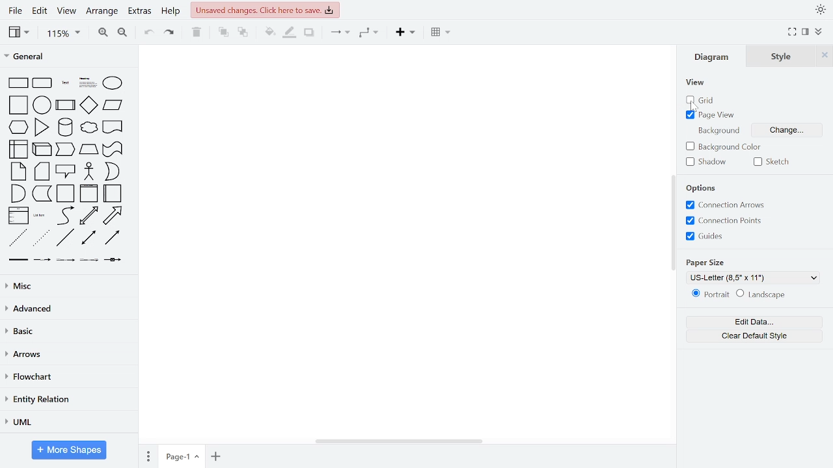 The width and height of the screenshot is (833, 468). Describe the element at coordinates (42, 105) in the screenshot. I see `circle` at that location.